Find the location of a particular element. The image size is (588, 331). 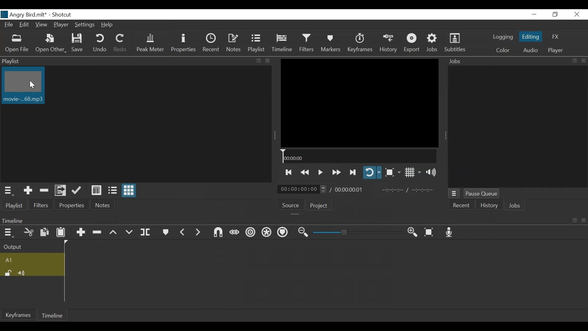

View is located at coordinates (41, 25).